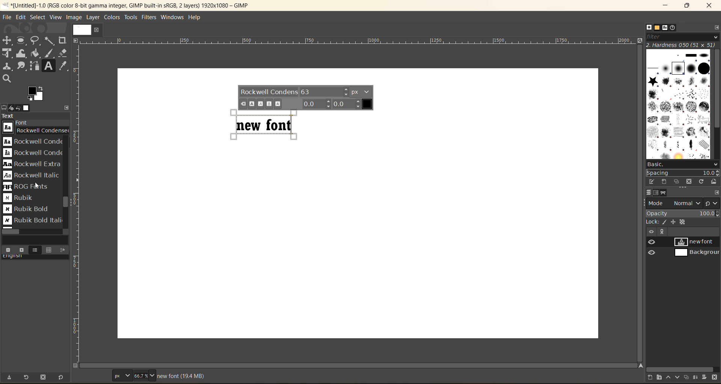  I want to click on layer, so click(94, 17).